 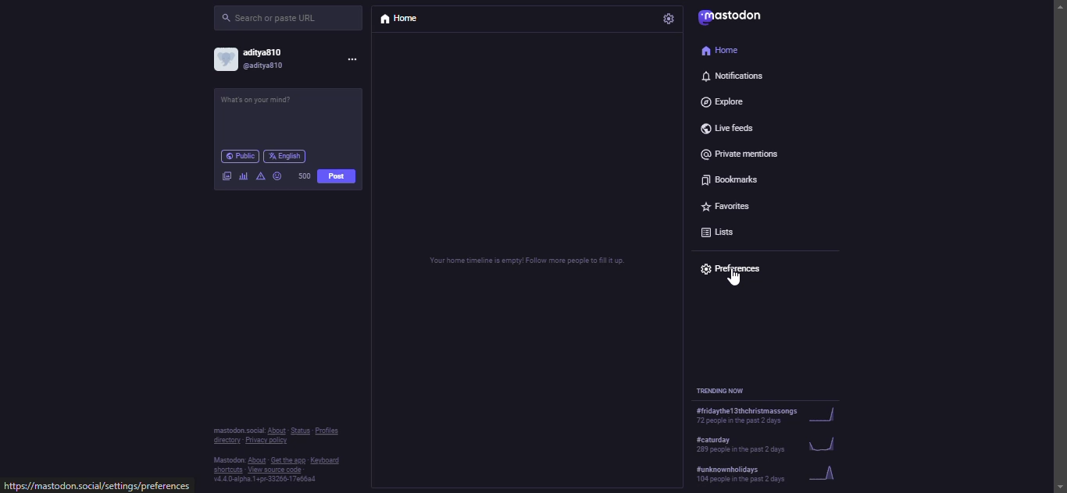 What do you see at coordinates (527, 261) in the screenshot?
I see `home timeline` at bounding box center [527, 261].